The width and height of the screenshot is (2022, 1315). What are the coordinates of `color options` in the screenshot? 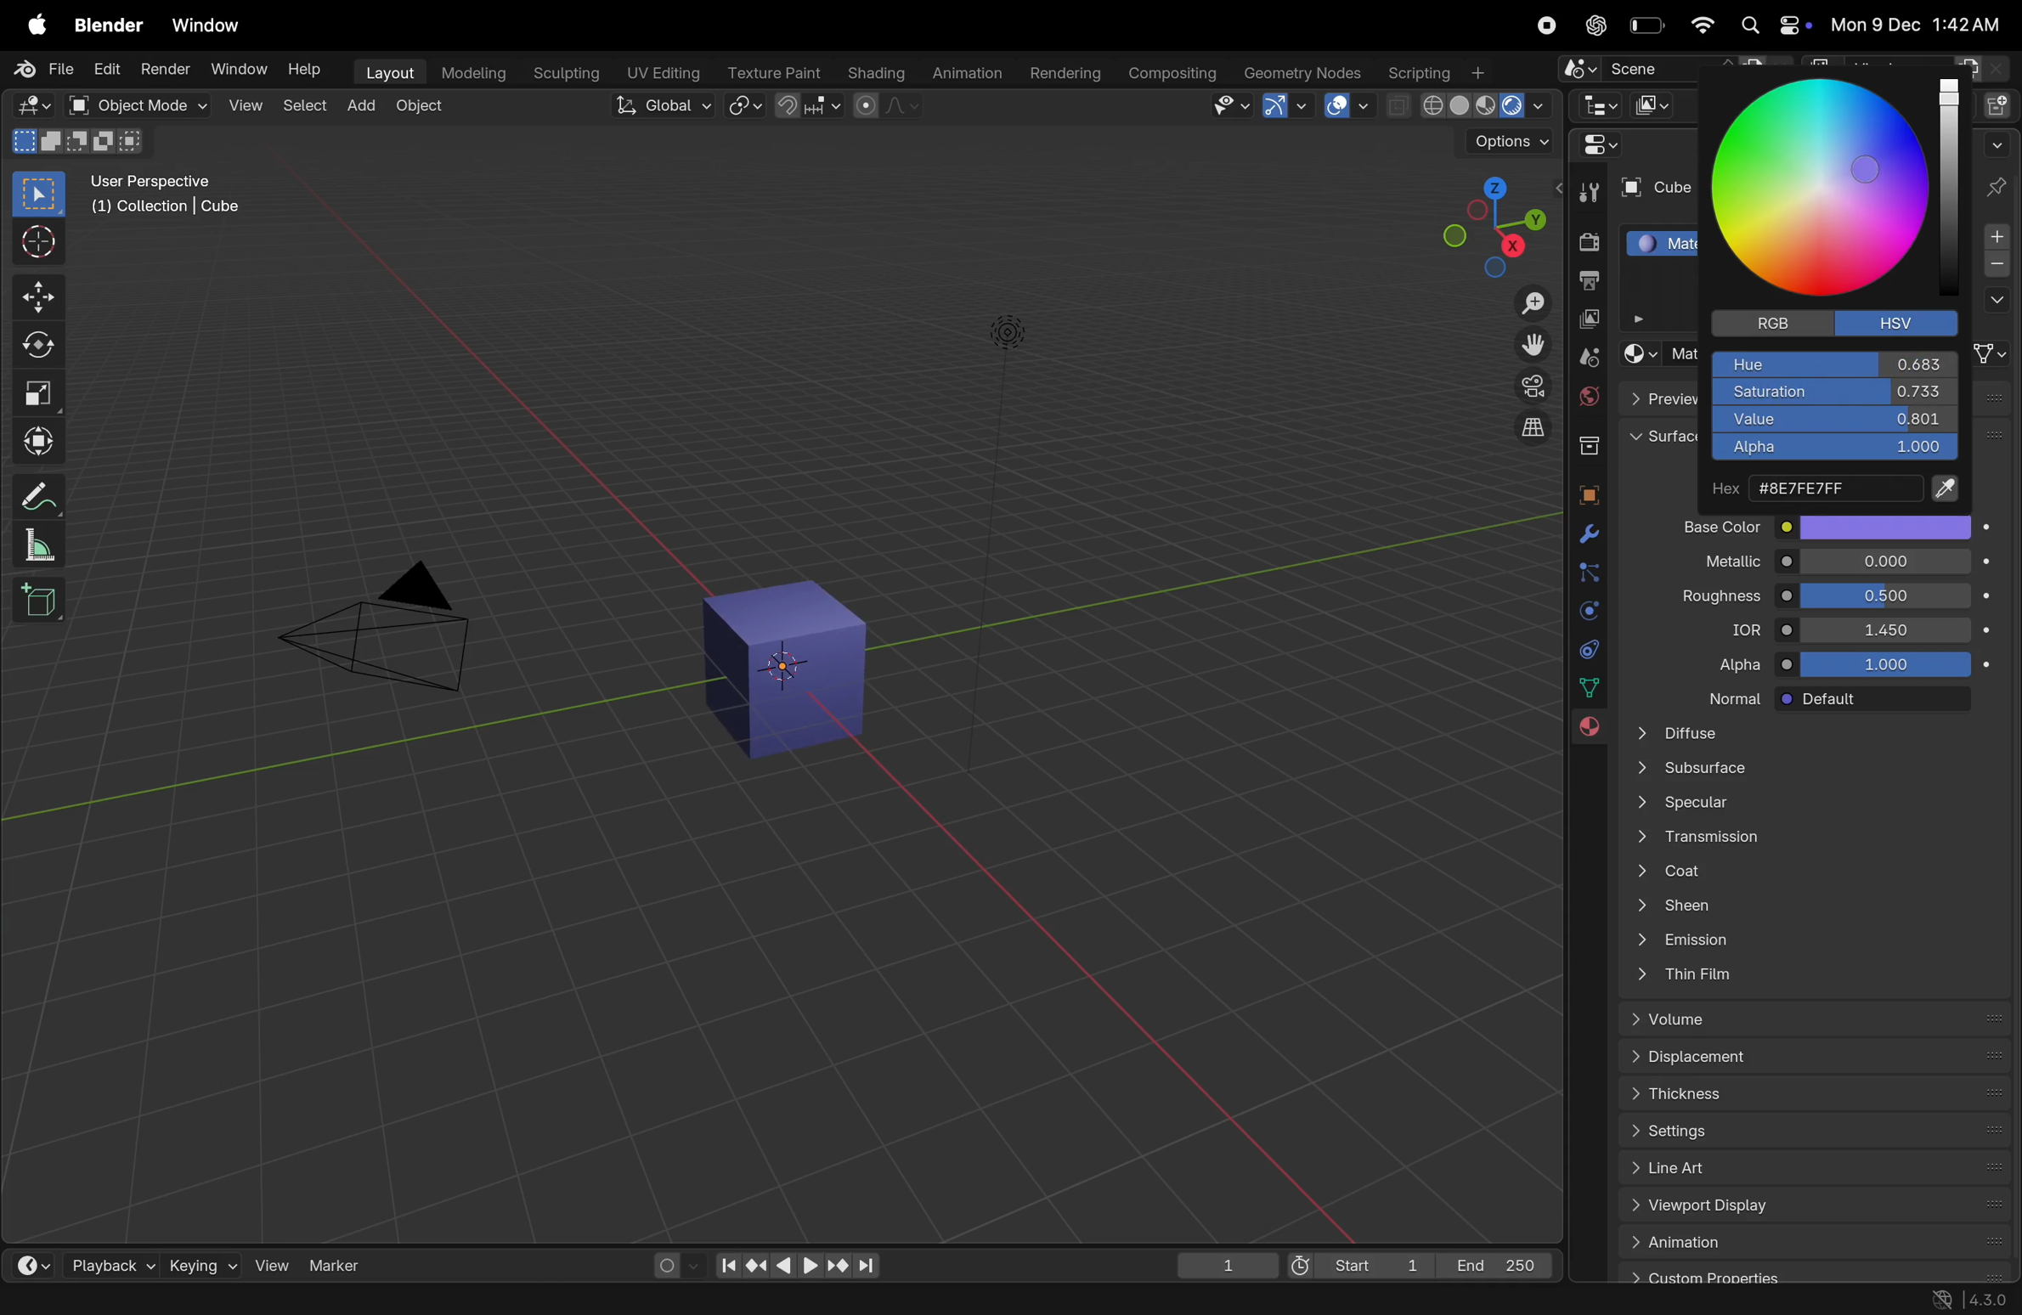 It's located at (1887, 527).